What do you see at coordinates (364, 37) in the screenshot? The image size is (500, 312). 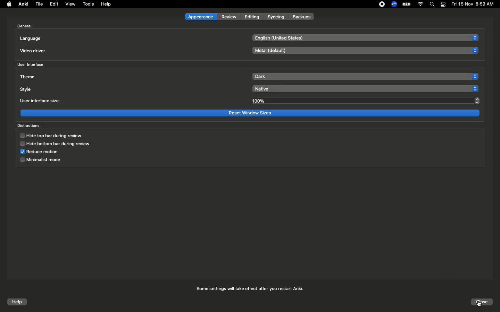 I see `English US` at bounding box center [364, 37].